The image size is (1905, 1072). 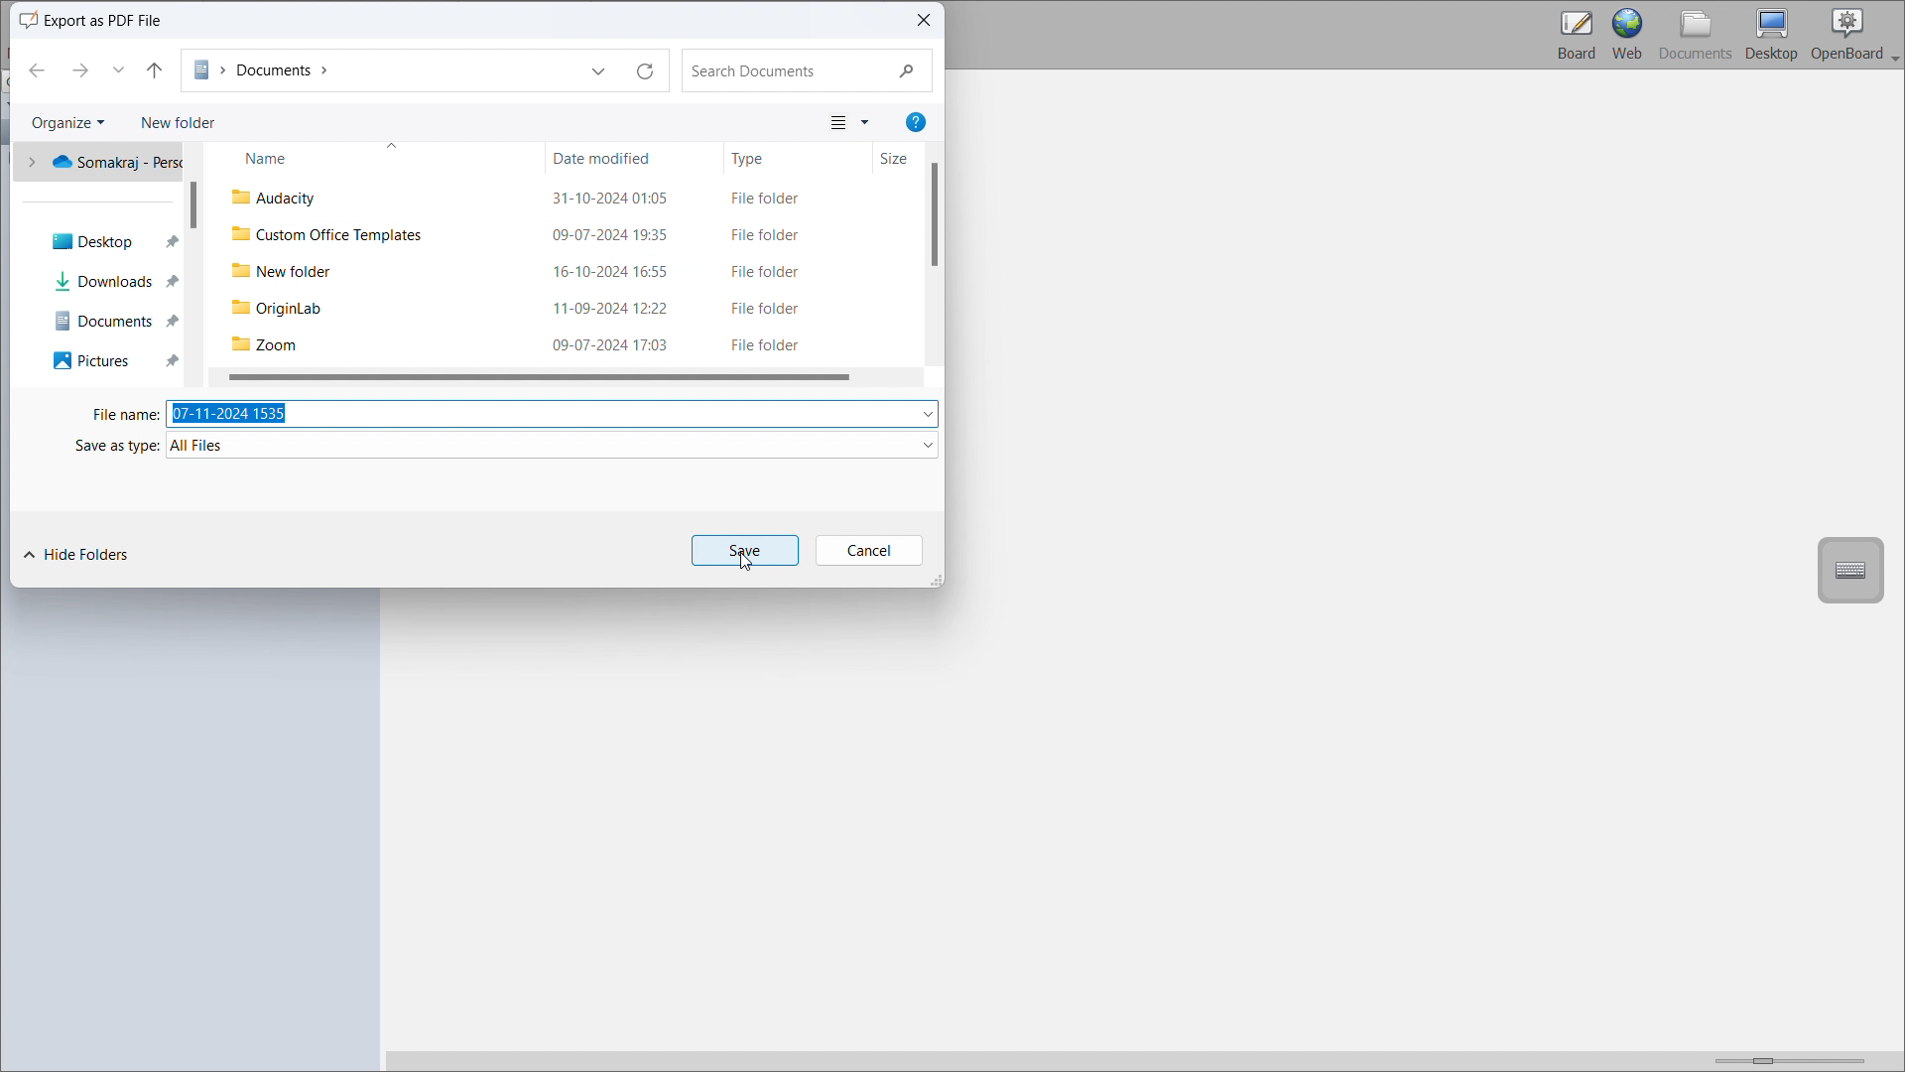 I want to click on sort by size, so click(x=899, y=158).